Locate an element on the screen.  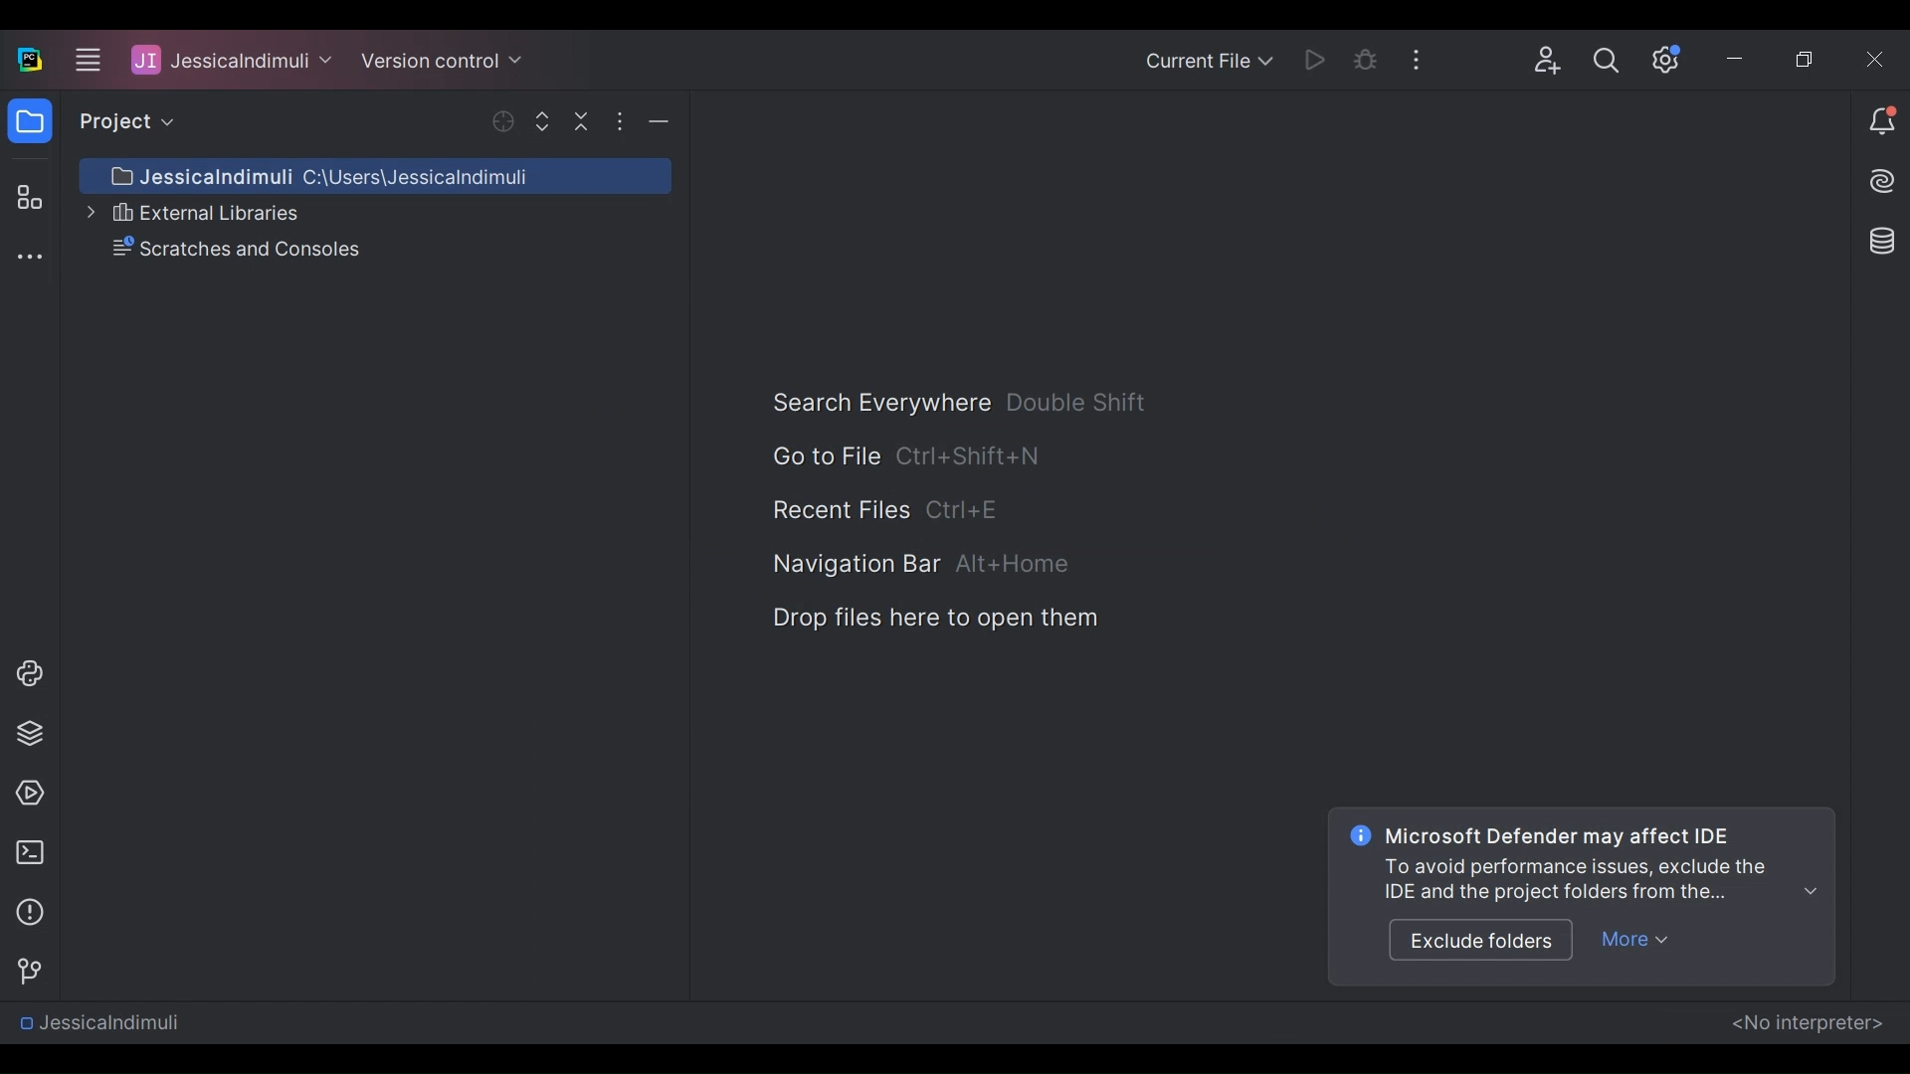
Restore is located at coordinates (1806, 59).